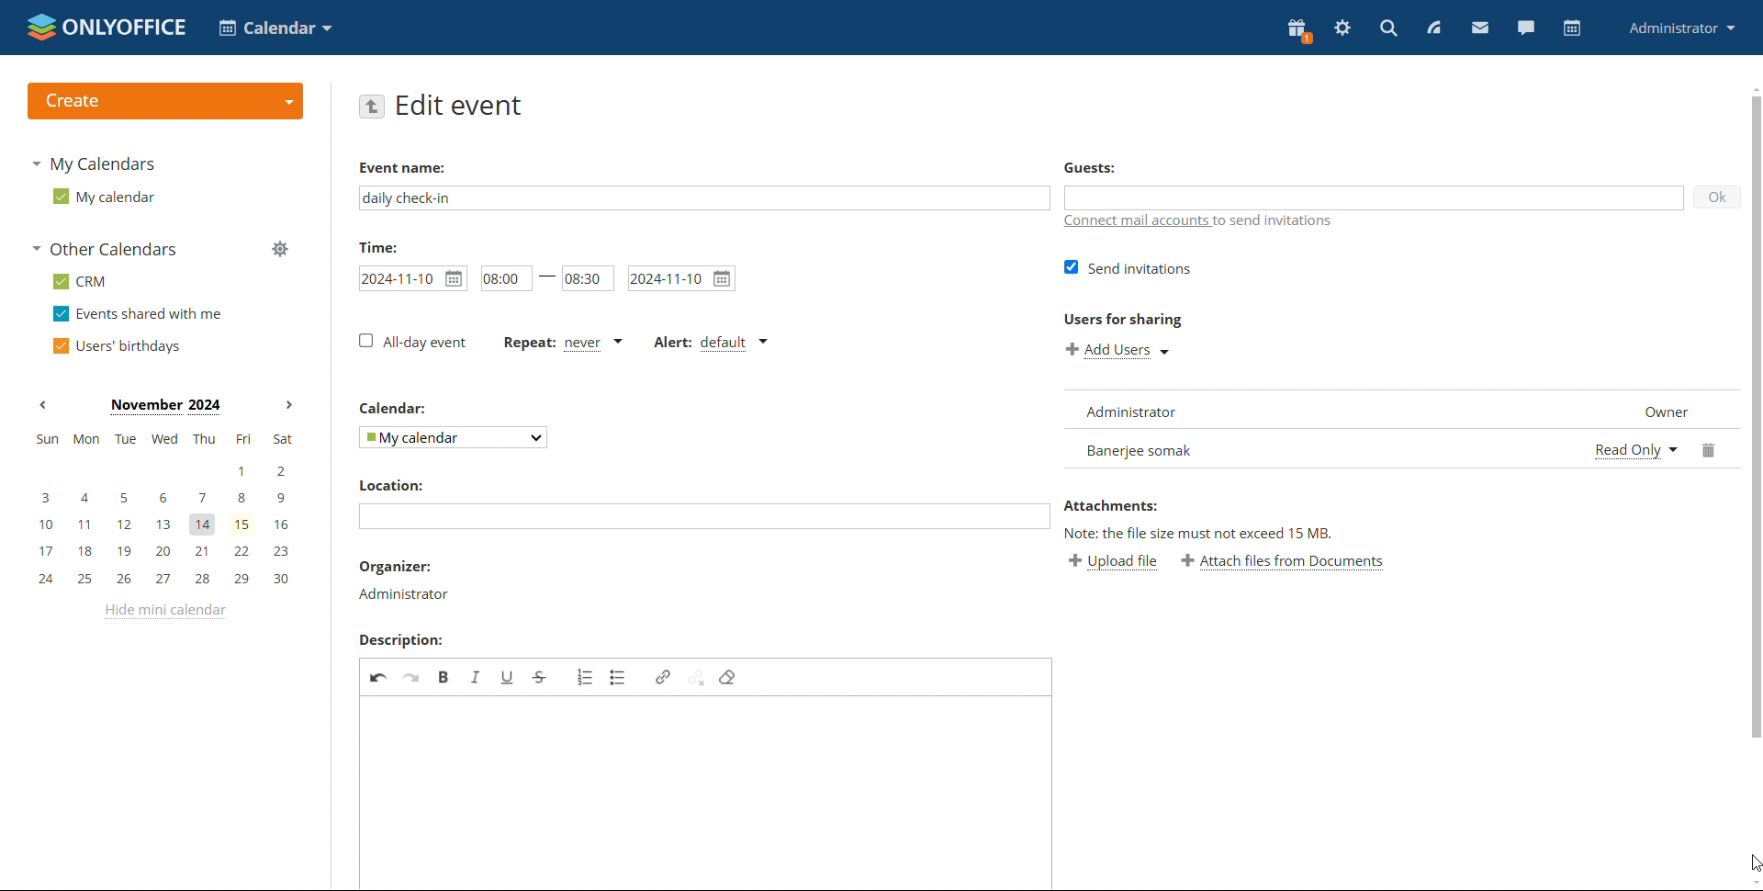 The height and width of the screenshot is (891, 1763). What do you see at coordinates (418, 165) in the screenshot?
I see `event name:` at bounding box center [418, 165].